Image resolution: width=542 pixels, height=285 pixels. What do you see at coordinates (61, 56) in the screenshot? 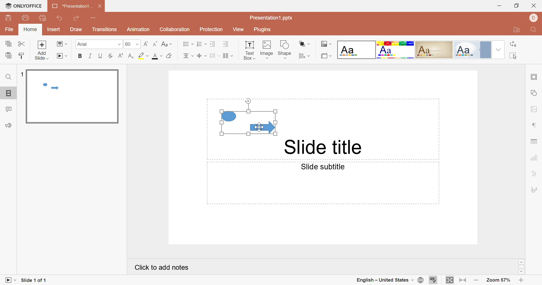
I see `Start slideshow` at bounding box center [61, 56].